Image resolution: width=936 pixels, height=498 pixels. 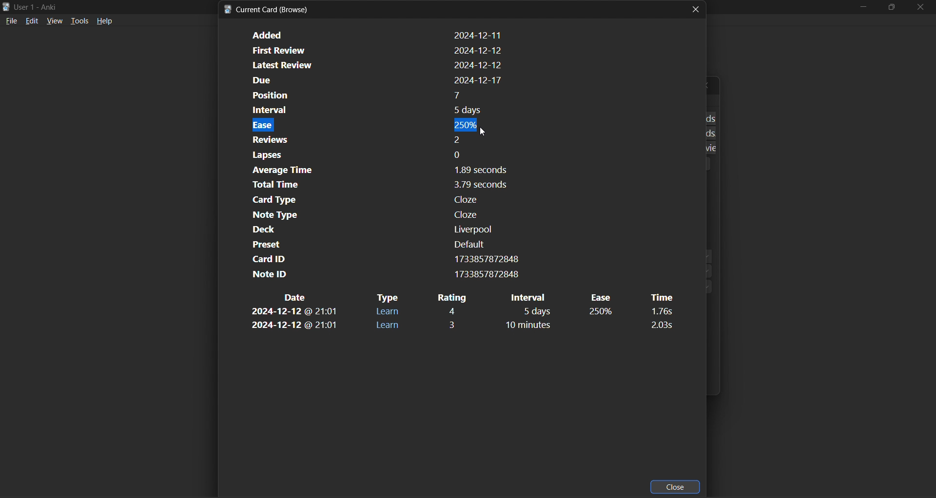 What do you see at coordinates (600, 297) in the screenshot?
I see `ease` at bounding box center [600, 297].